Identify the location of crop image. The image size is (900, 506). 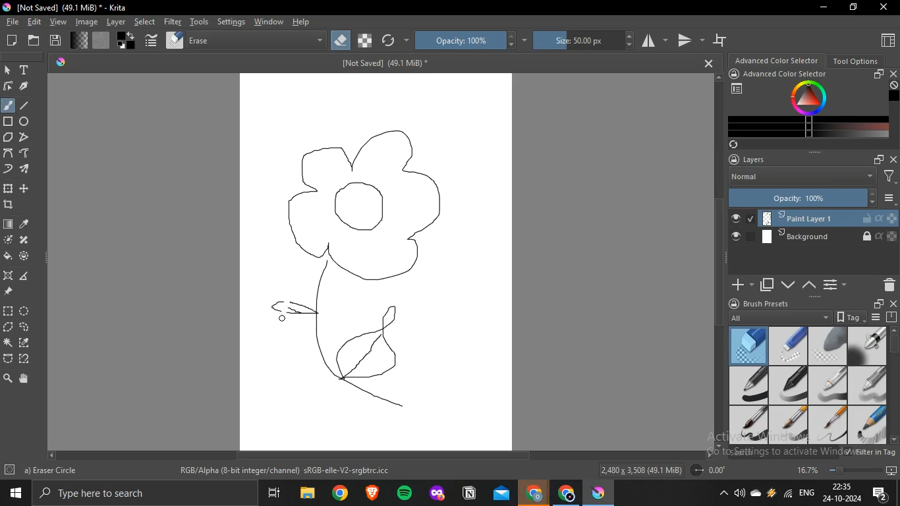
(9, 204).